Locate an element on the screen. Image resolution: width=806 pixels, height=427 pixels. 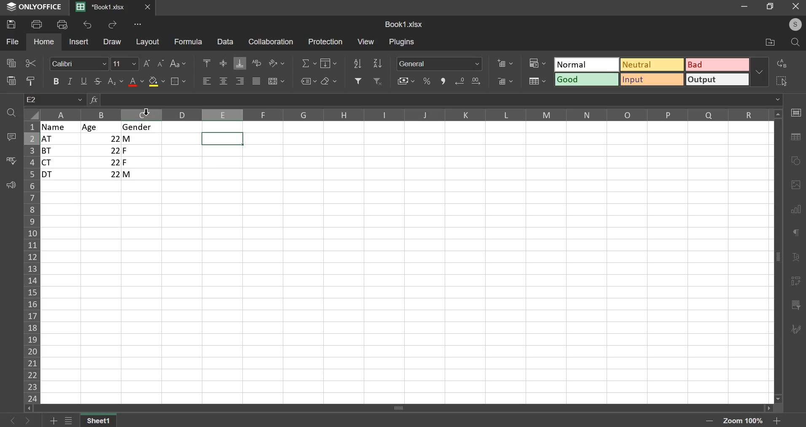
remove filter is located at coordinates (379, 81).